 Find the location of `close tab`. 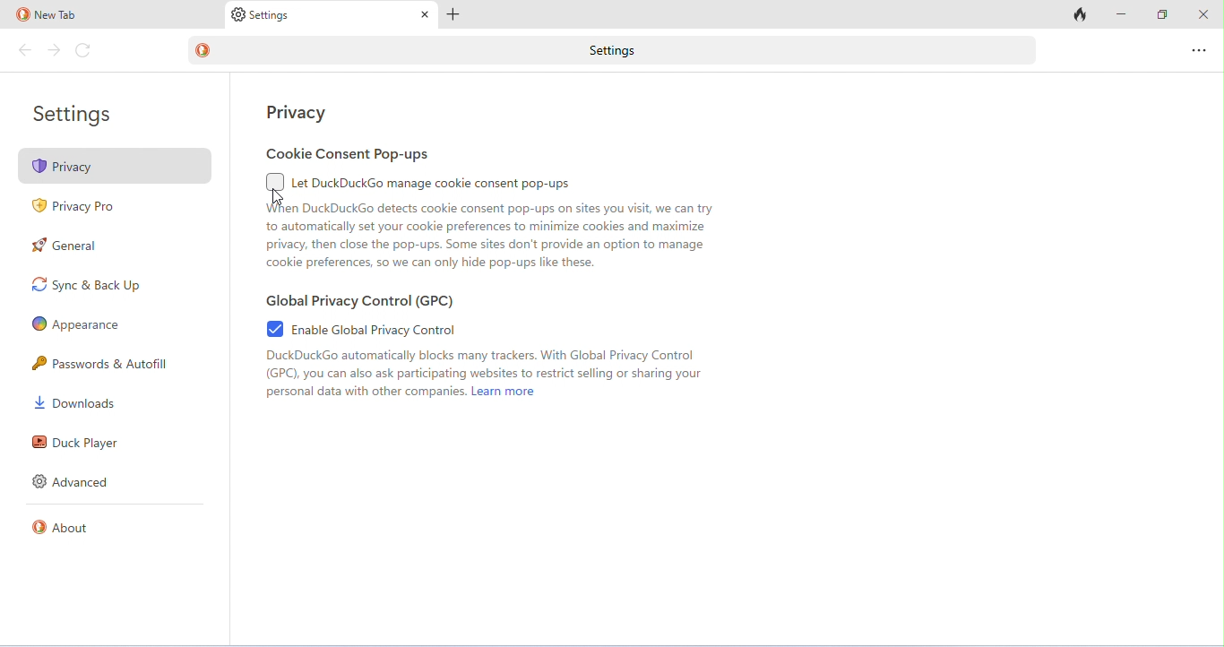

close tab is located at coordinates (426, 15).